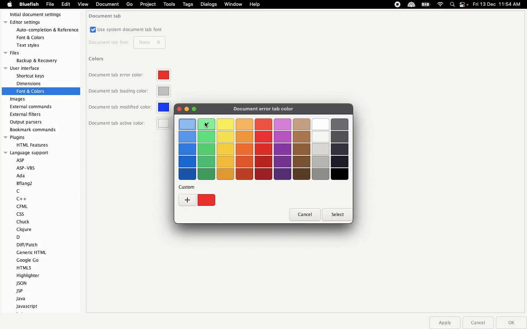 The image size is (527, 329). Describe the element at coordinates (180, 110) in the screenshot. I see `Color` at that location.